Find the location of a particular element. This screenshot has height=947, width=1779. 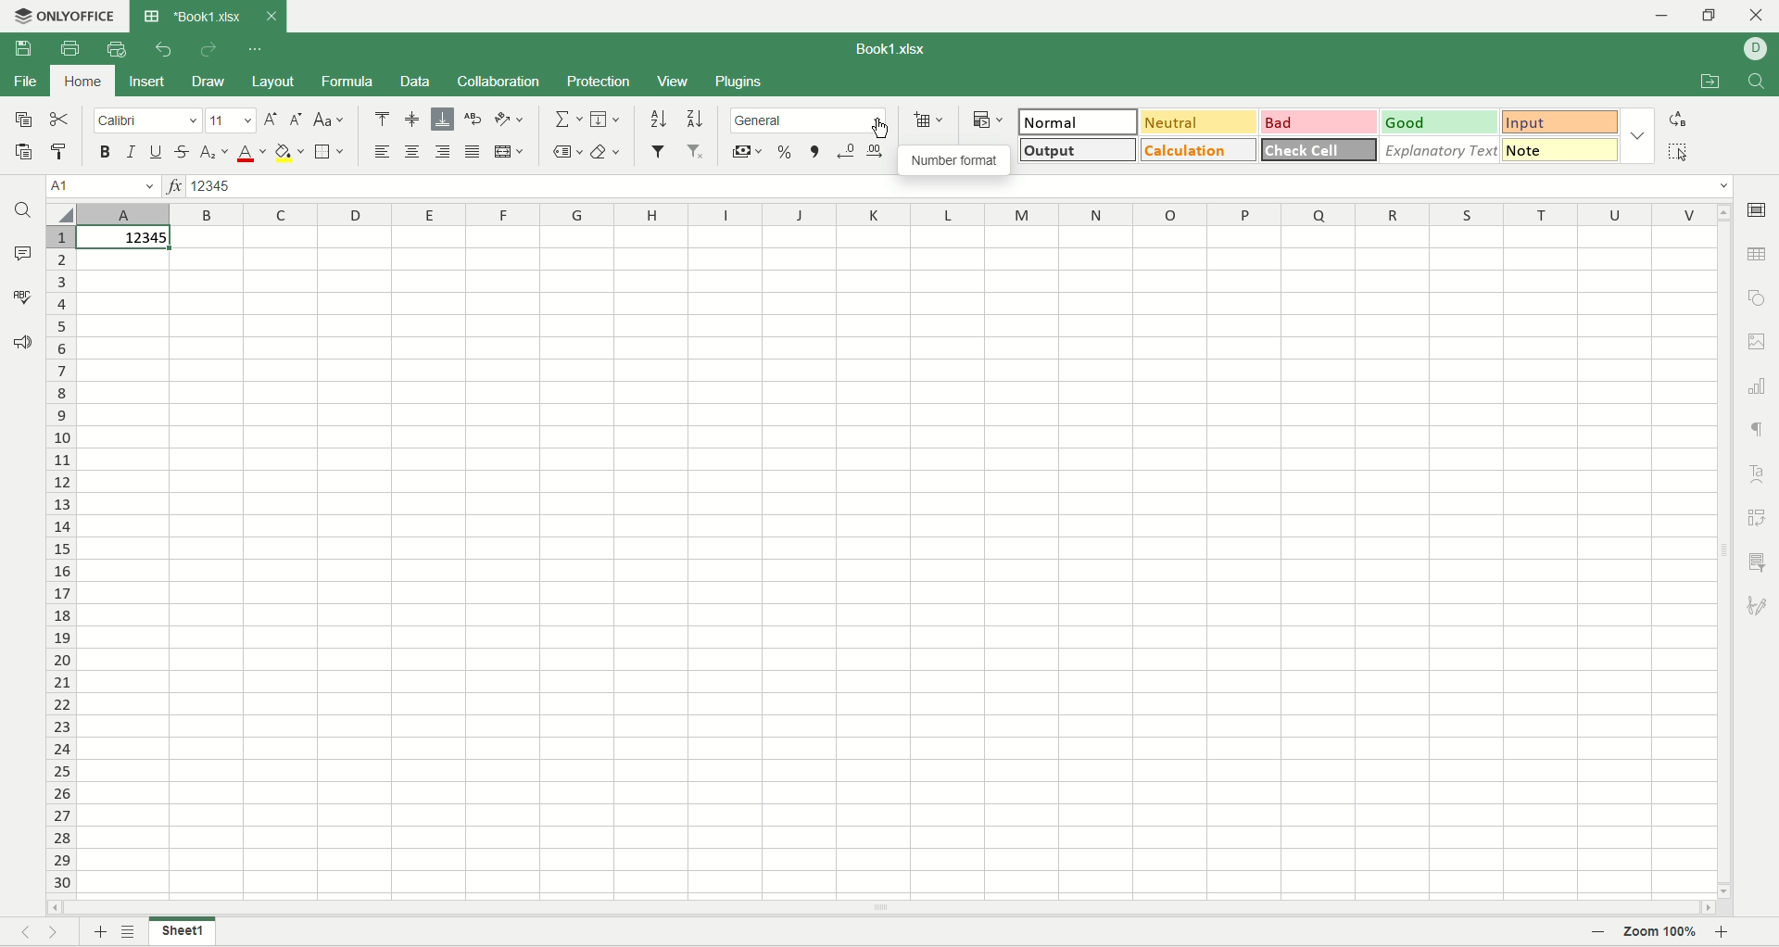

align below is located at coordinates (442, 120).